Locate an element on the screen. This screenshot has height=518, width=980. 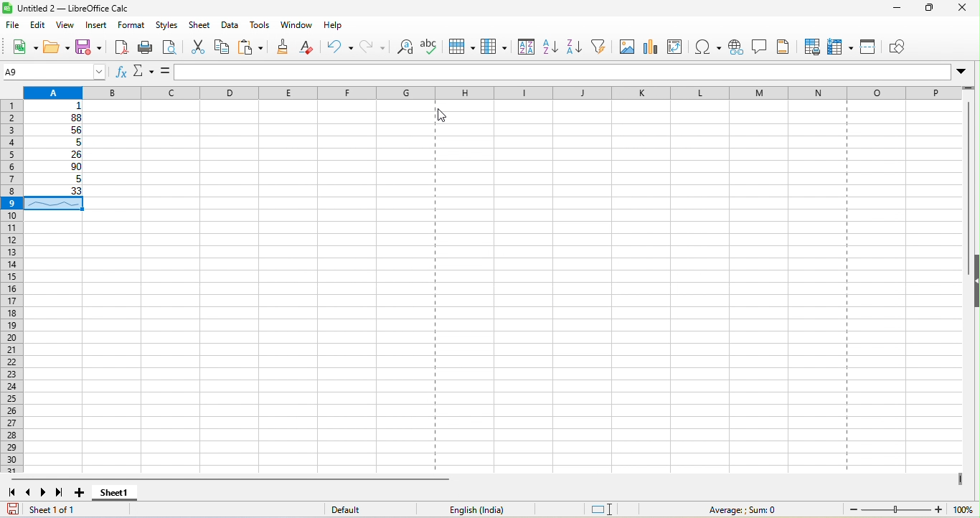
sheet 1 is located at coordinates (126, 494).